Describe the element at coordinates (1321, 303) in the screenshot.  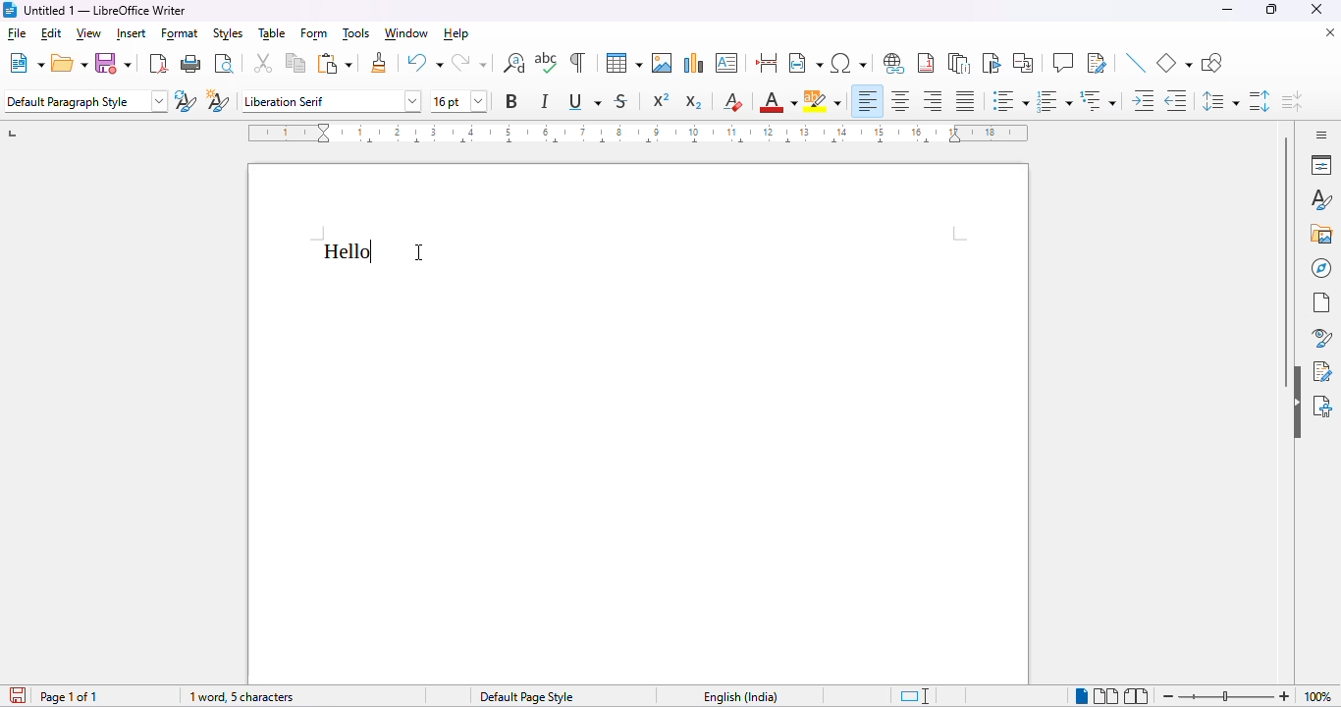
I see `page` at that location.